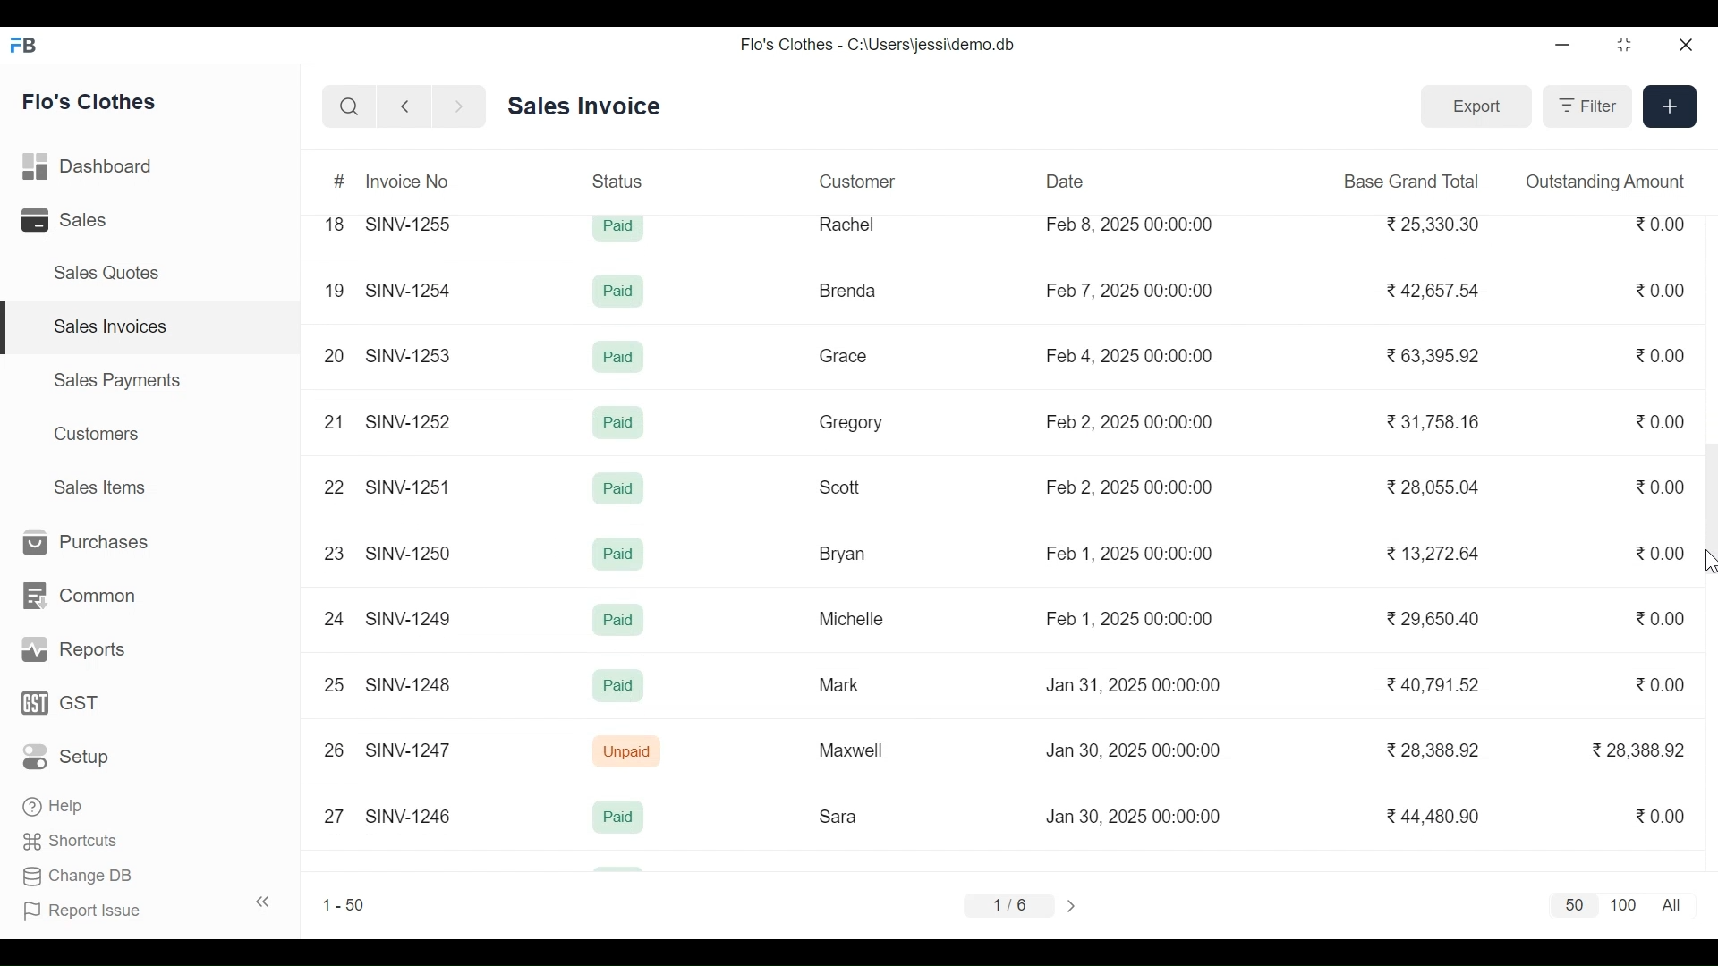 The width and height of the screenshot is (1718, 966). I want to click on Change DB, so click(79, 878).